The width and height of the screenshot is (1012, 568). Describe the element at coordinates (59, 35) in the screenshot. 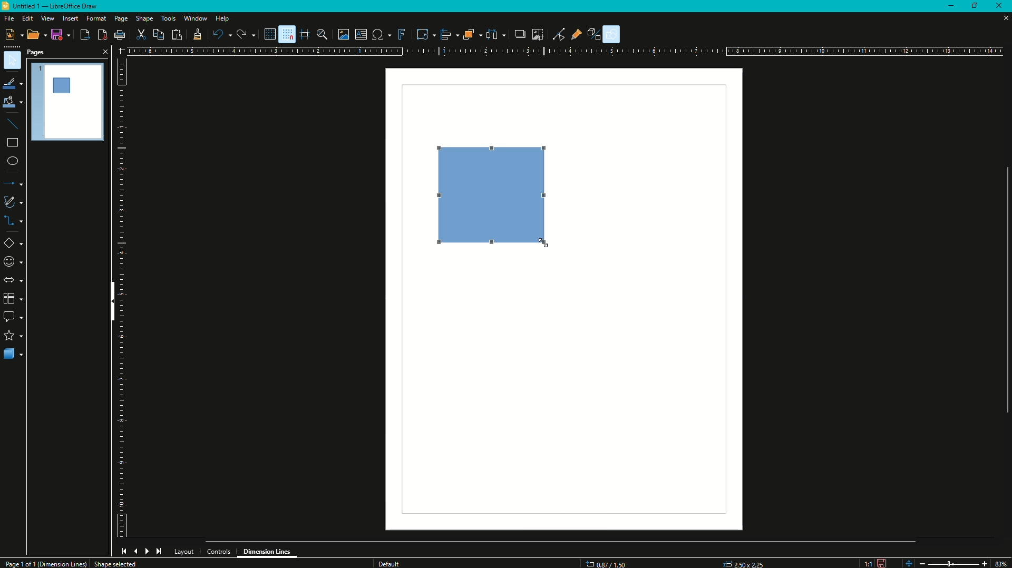

I see `Save` at that location.